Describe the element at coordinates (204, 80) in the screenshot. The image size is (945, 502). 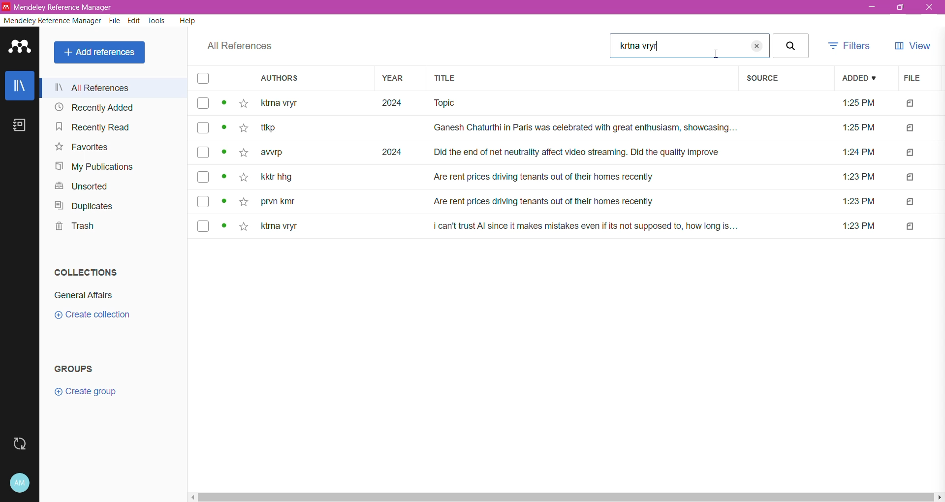
I see `select all` at that location.